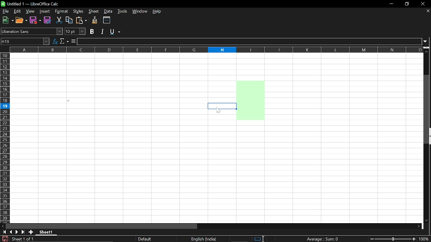  What do you see at coordinates (157, 12) in the screenshot?
I see `Help` at bounding box center [157, 12].